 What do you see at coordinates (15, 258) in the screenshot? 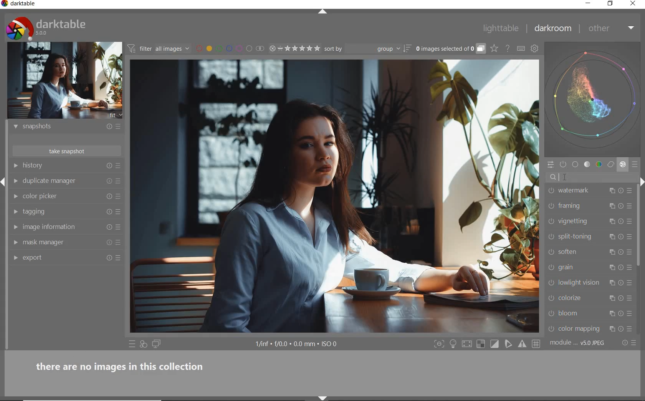
I see `show module` at bounding box center [15, 258].